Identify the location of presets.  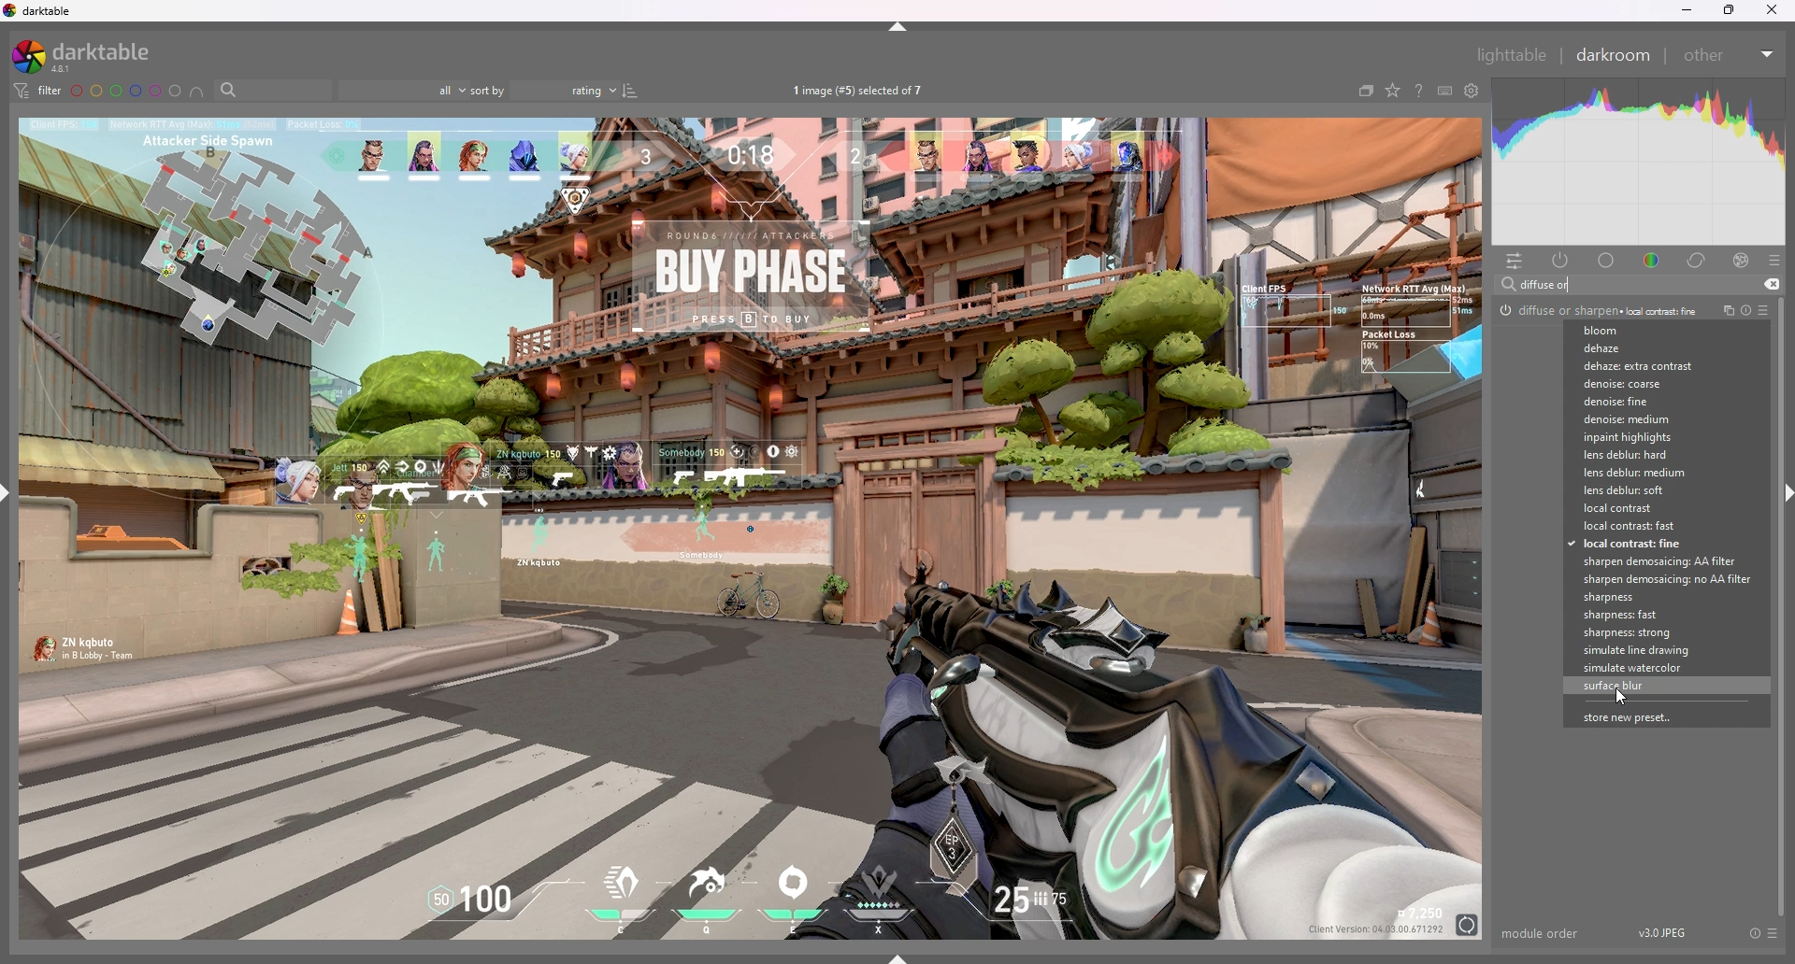
(1774, 260).